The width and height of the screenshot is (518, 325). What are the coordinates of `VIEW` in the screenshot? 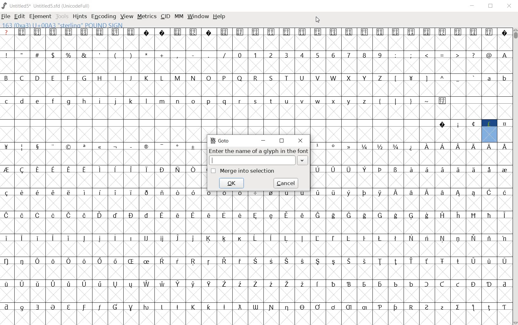 It's located at (126, 17).